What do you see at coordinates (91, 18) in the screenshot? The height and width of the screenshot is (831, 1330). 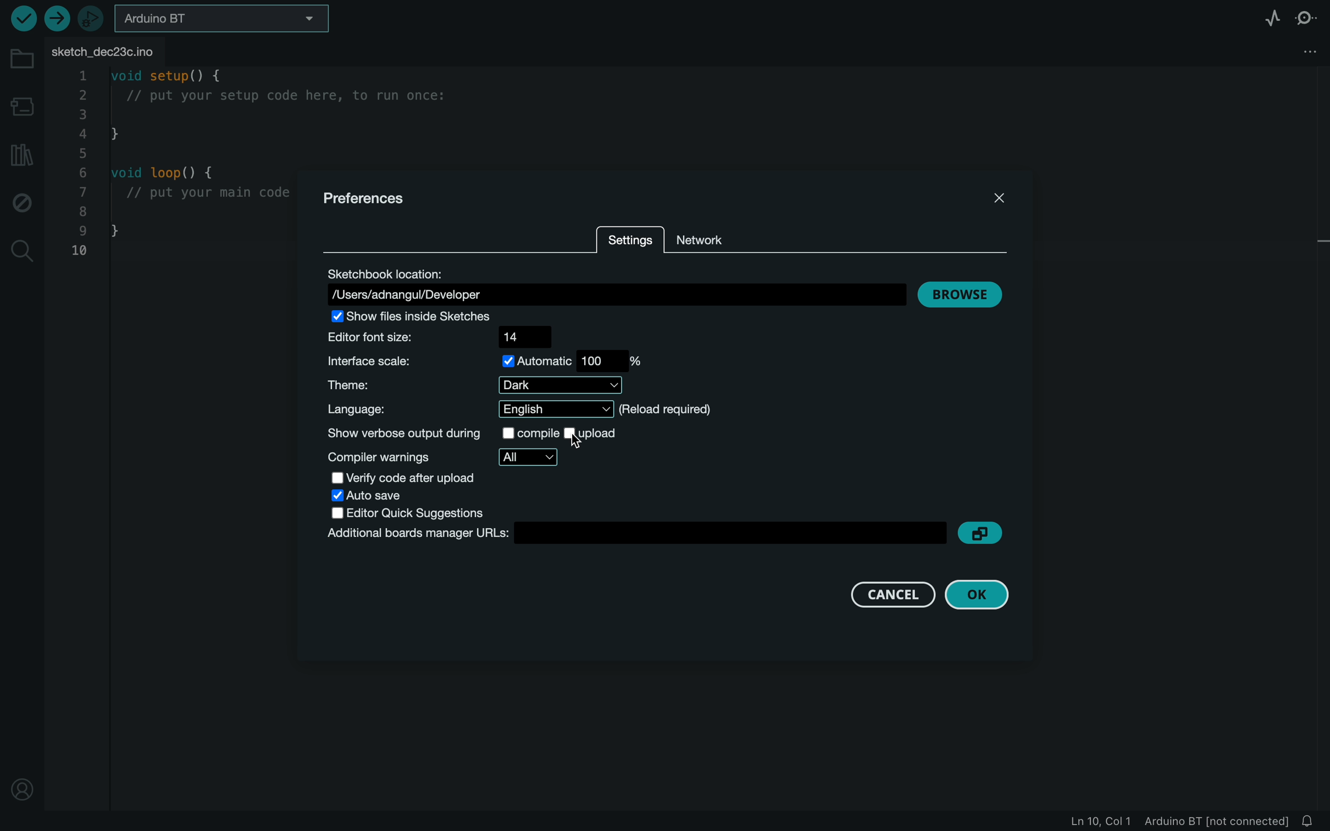 I see `debugger` at bounding box center [91, 18].